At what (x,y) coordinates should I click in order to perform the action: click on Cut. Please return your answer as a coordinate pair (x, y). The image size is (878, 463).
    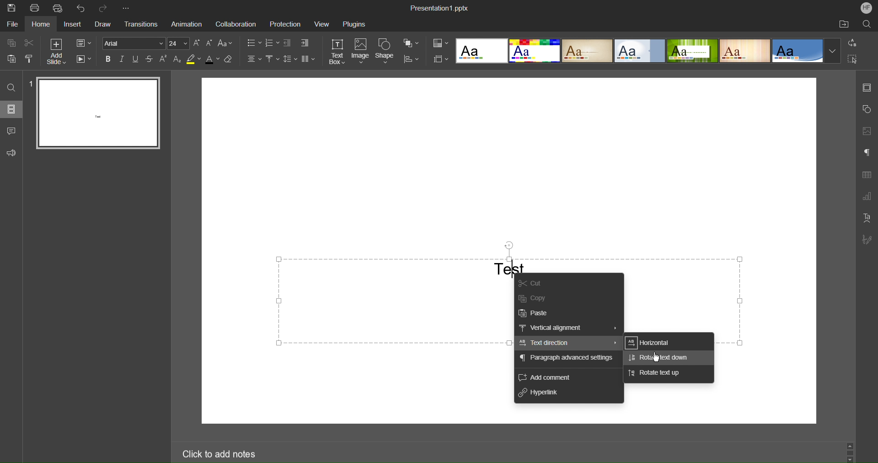
    Looking at the image, I should click on (30, 42).